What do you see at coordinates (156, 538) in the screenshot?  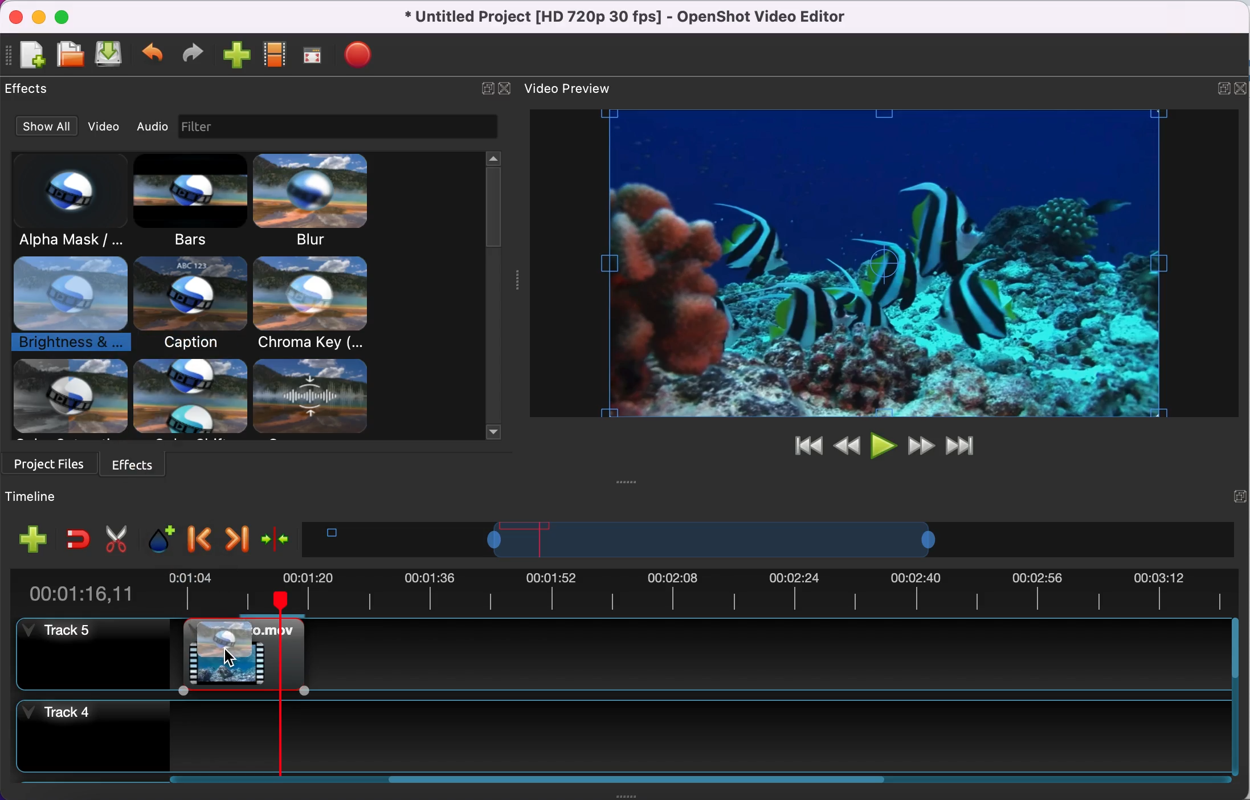 I see `add marker` at bounding box center [156, 538].